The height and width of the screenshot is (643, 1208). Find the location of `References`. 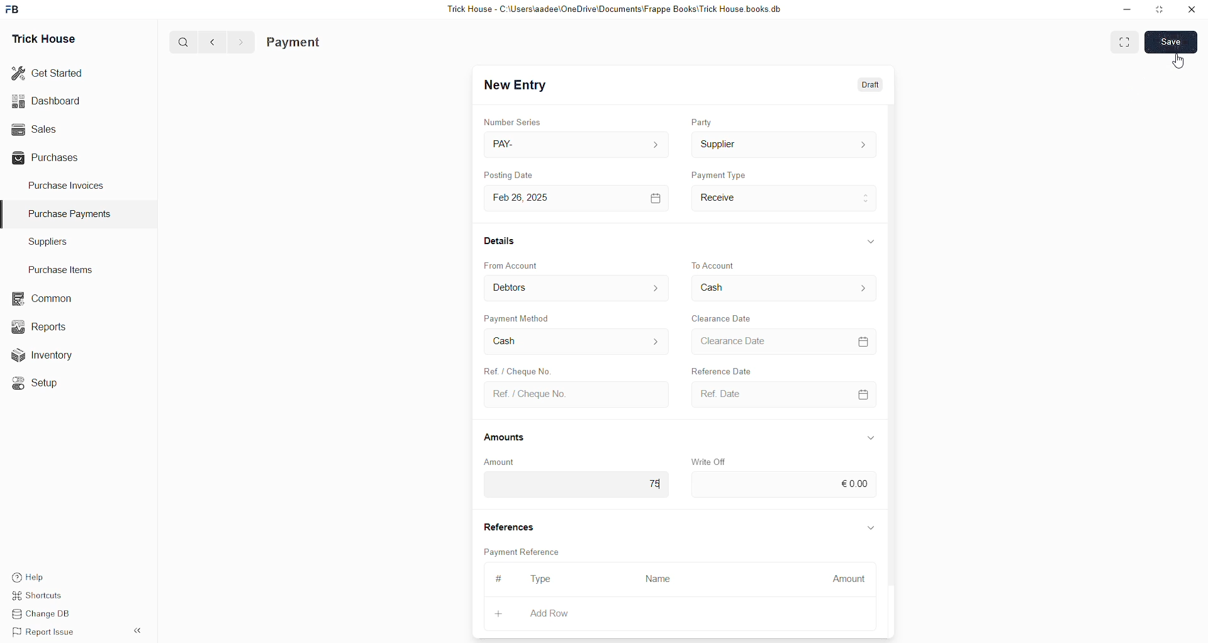

References is located at coordinates (508, 525).